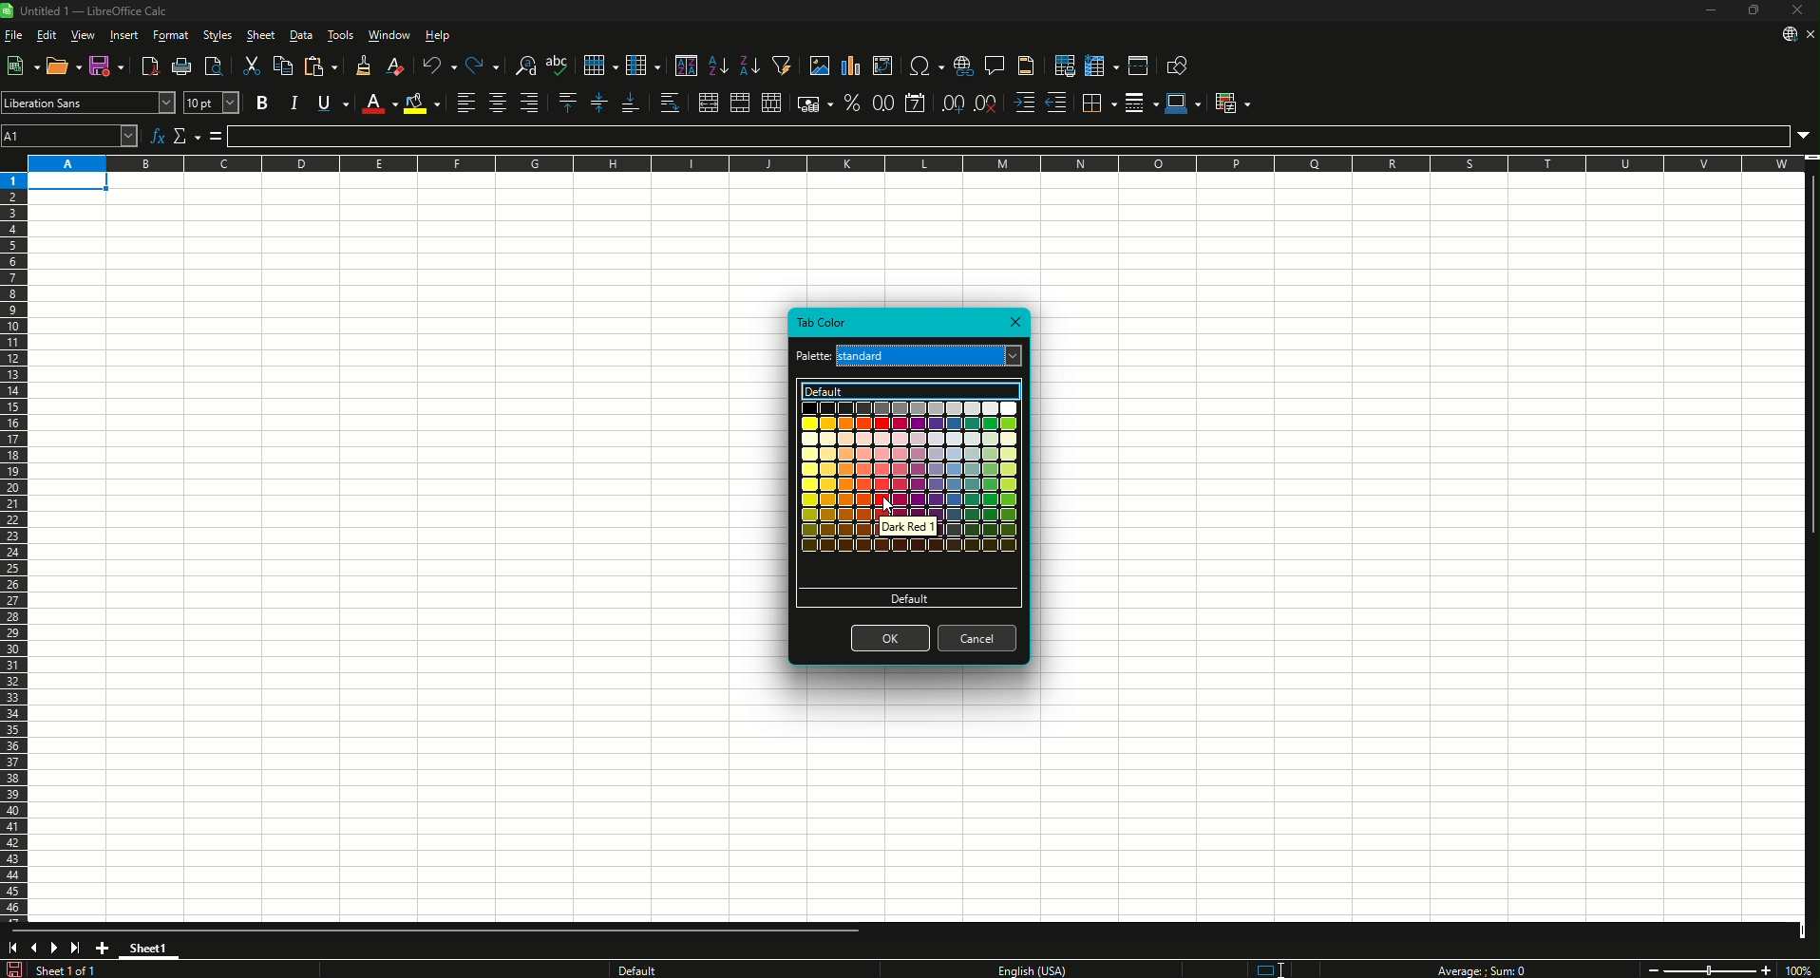 The width and height of the screenshot is (1820, 978). I want to click on Freeze Rows and Columns, so click(1101, 65).